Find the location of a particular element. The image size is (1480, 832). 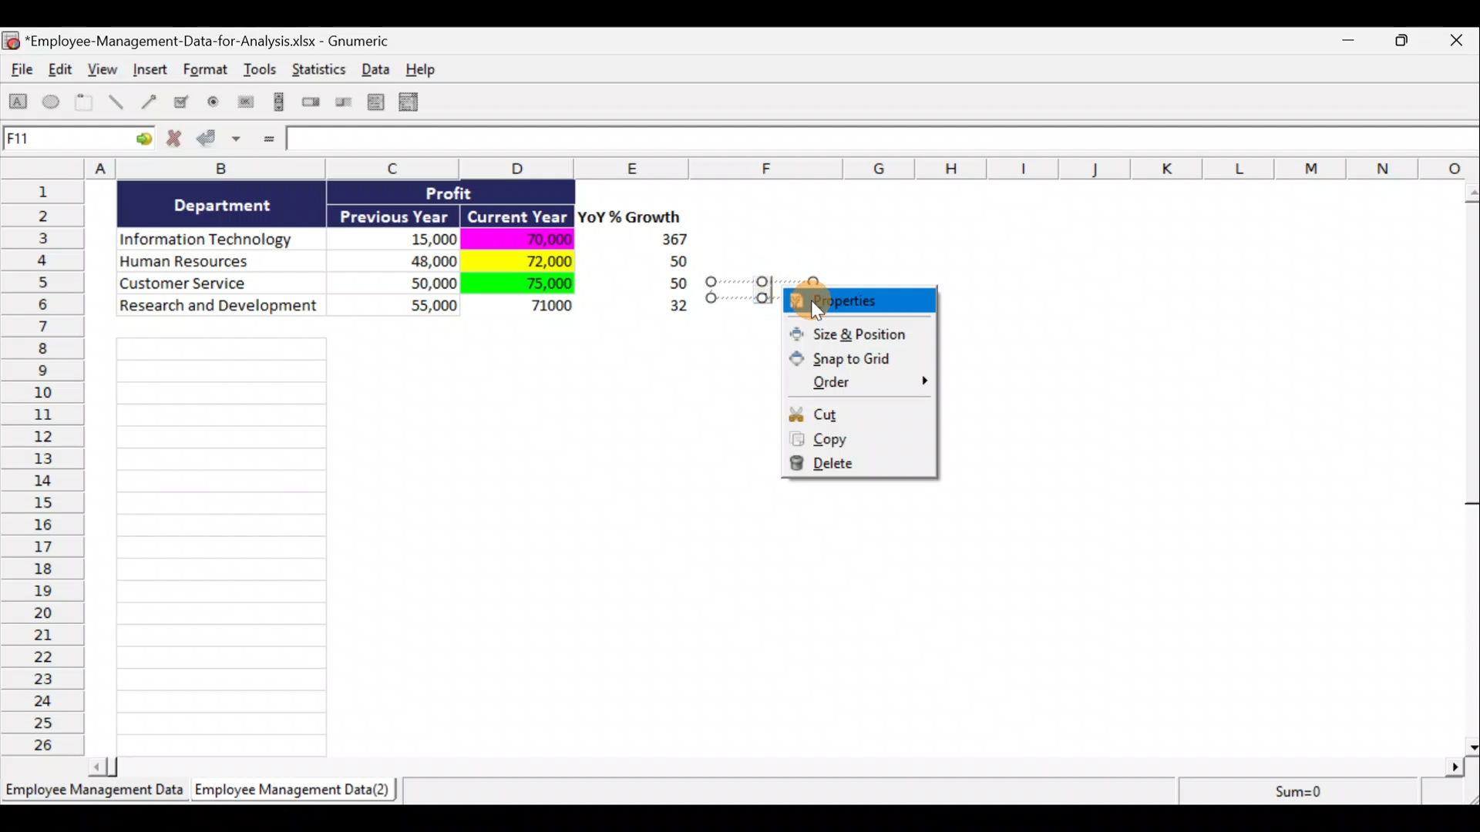

Format is located at coordinates (207, 72).